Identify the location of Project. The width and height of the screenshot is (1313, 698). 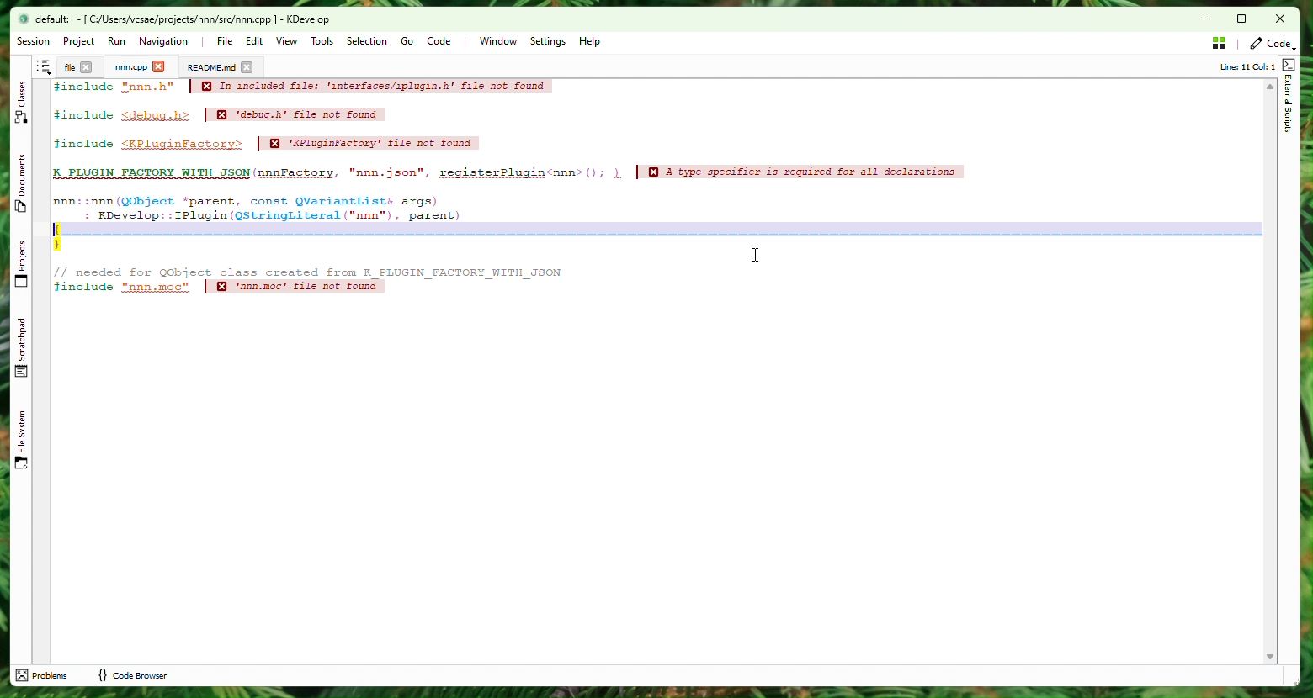
(130, 67).